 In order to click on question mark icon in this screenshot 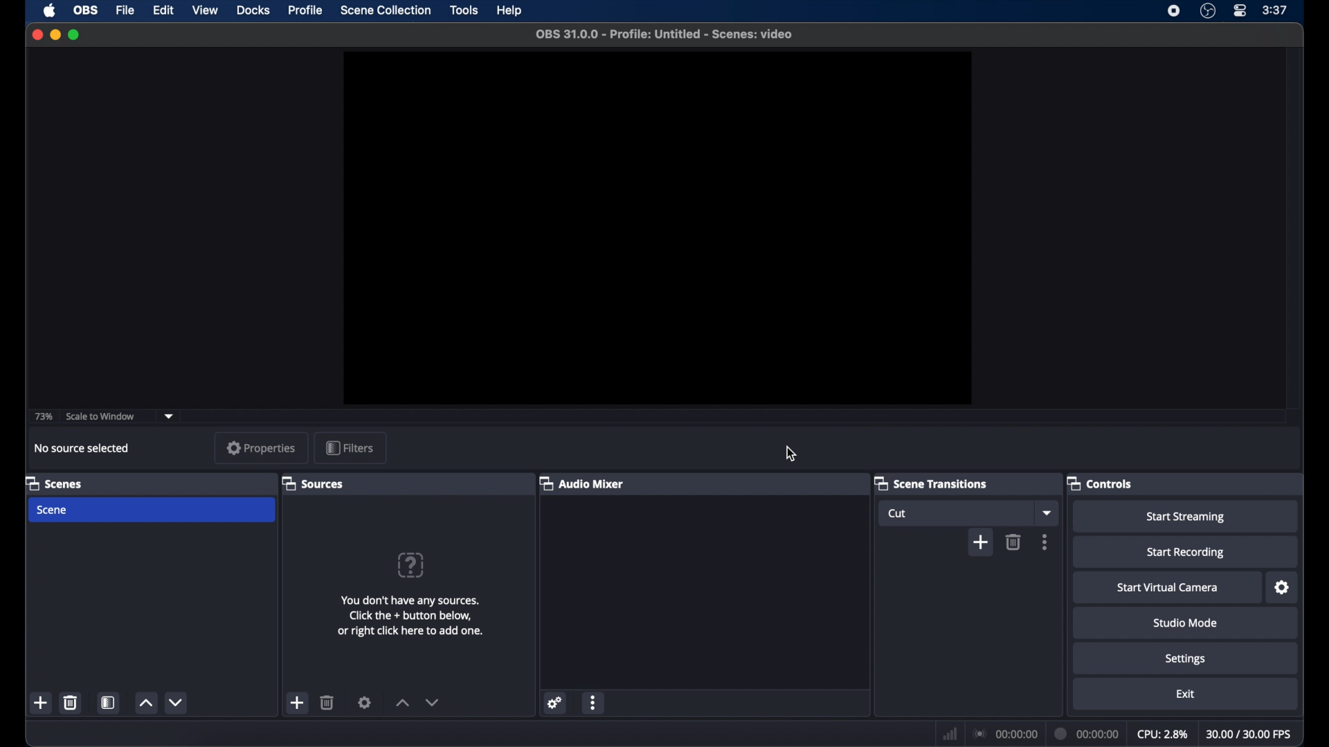, I will do `click(411, 565)`.